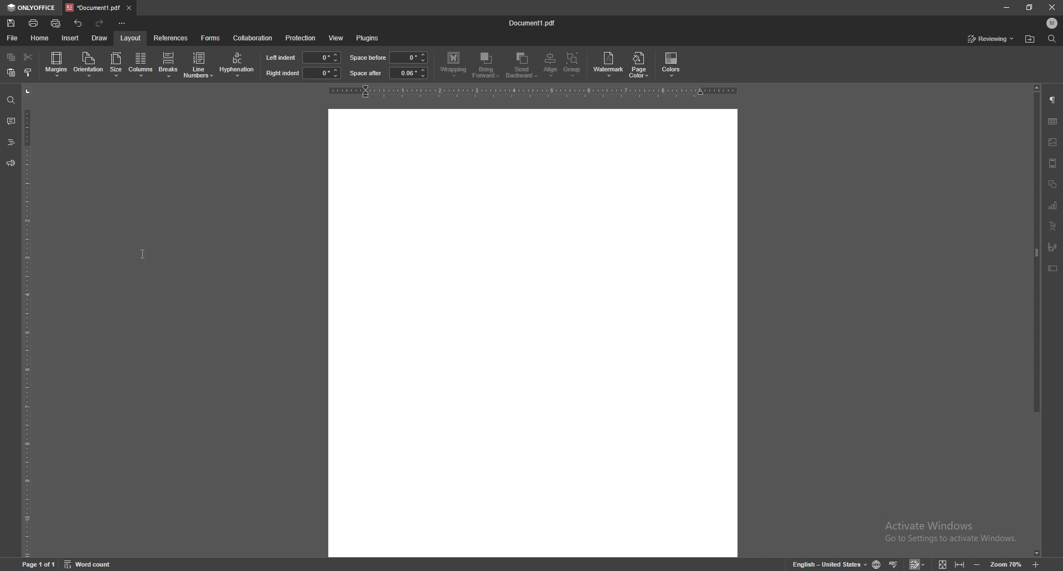 The height and width of the screenshot is (571, 1063). I want to click on fit to screen, so click(943, 564).